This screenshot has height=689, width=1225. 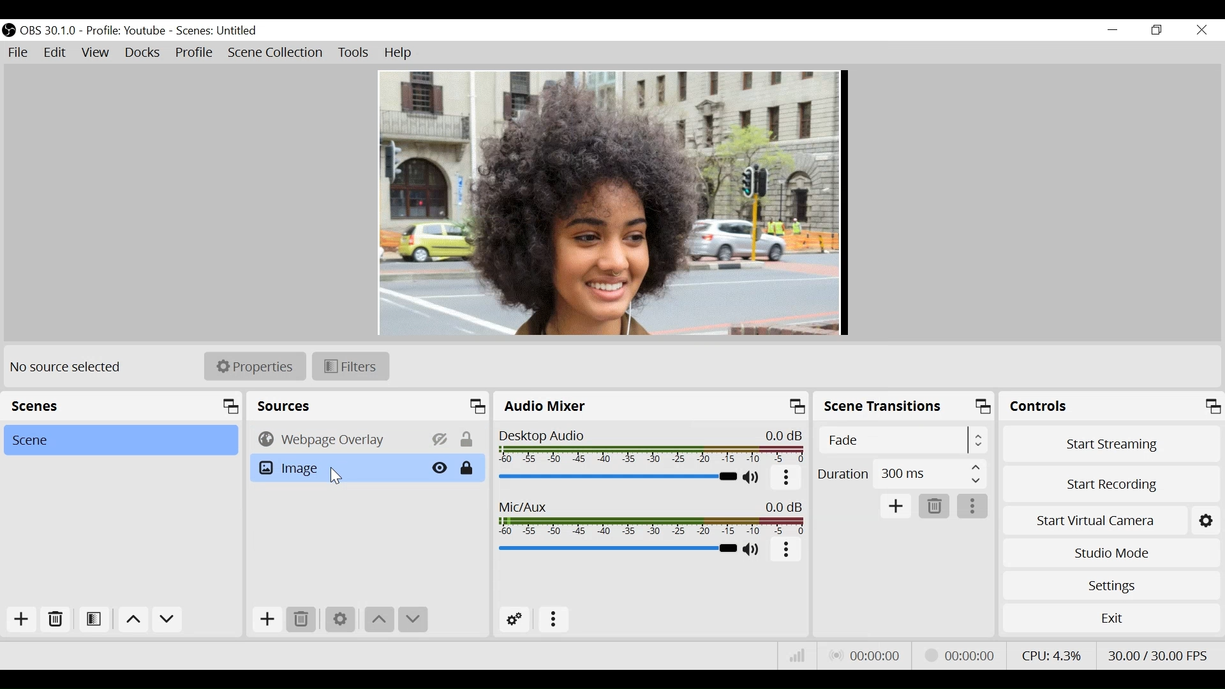 I want to click on Scenes, so click(x=218, y=31).